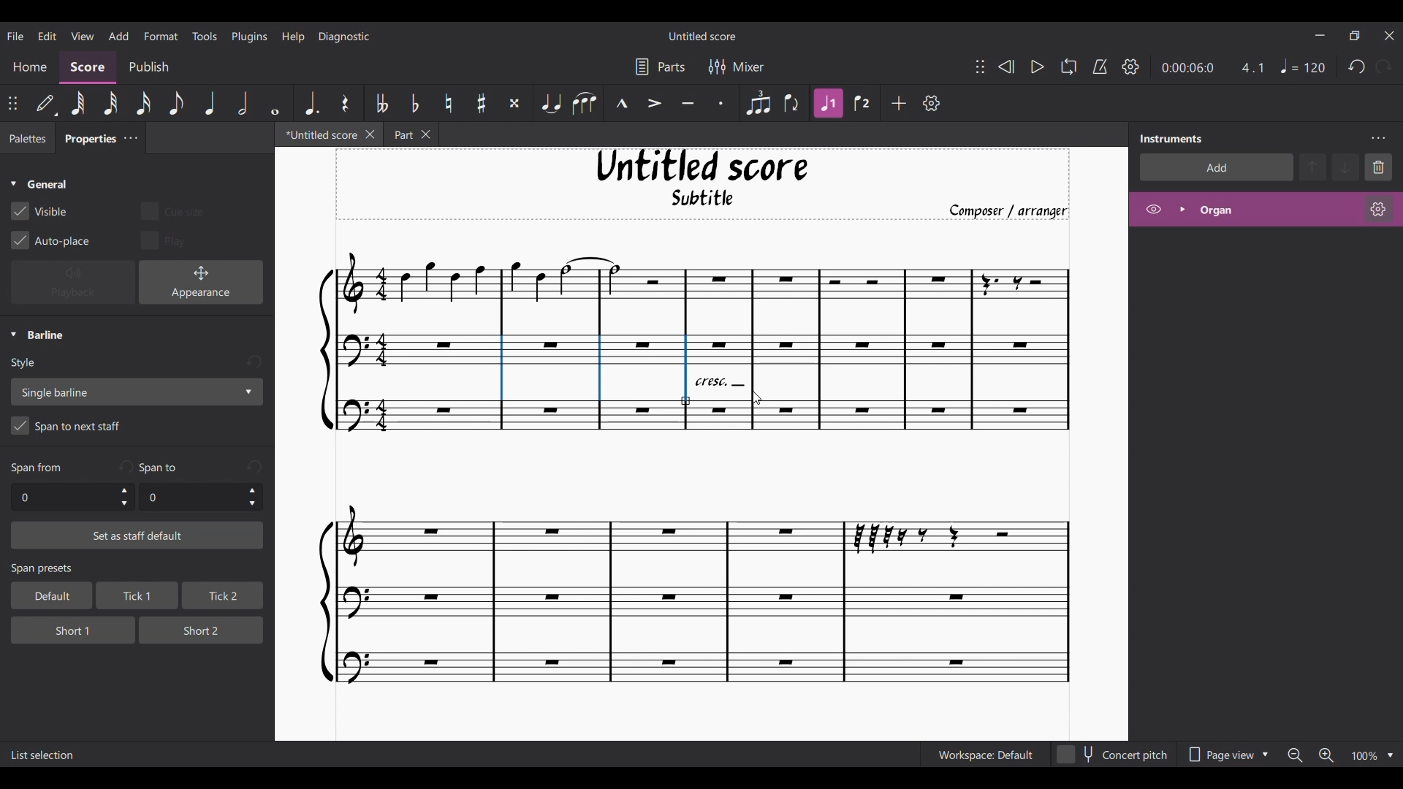  Describe the element at coordinates (82, 35) in the screenshot. I see `View menu` at that location.